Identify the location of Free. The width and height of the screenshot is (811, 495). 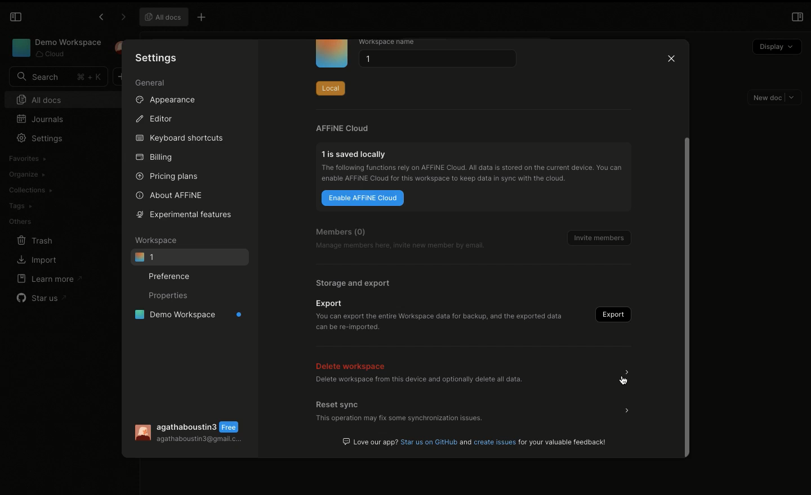
(231, 427).